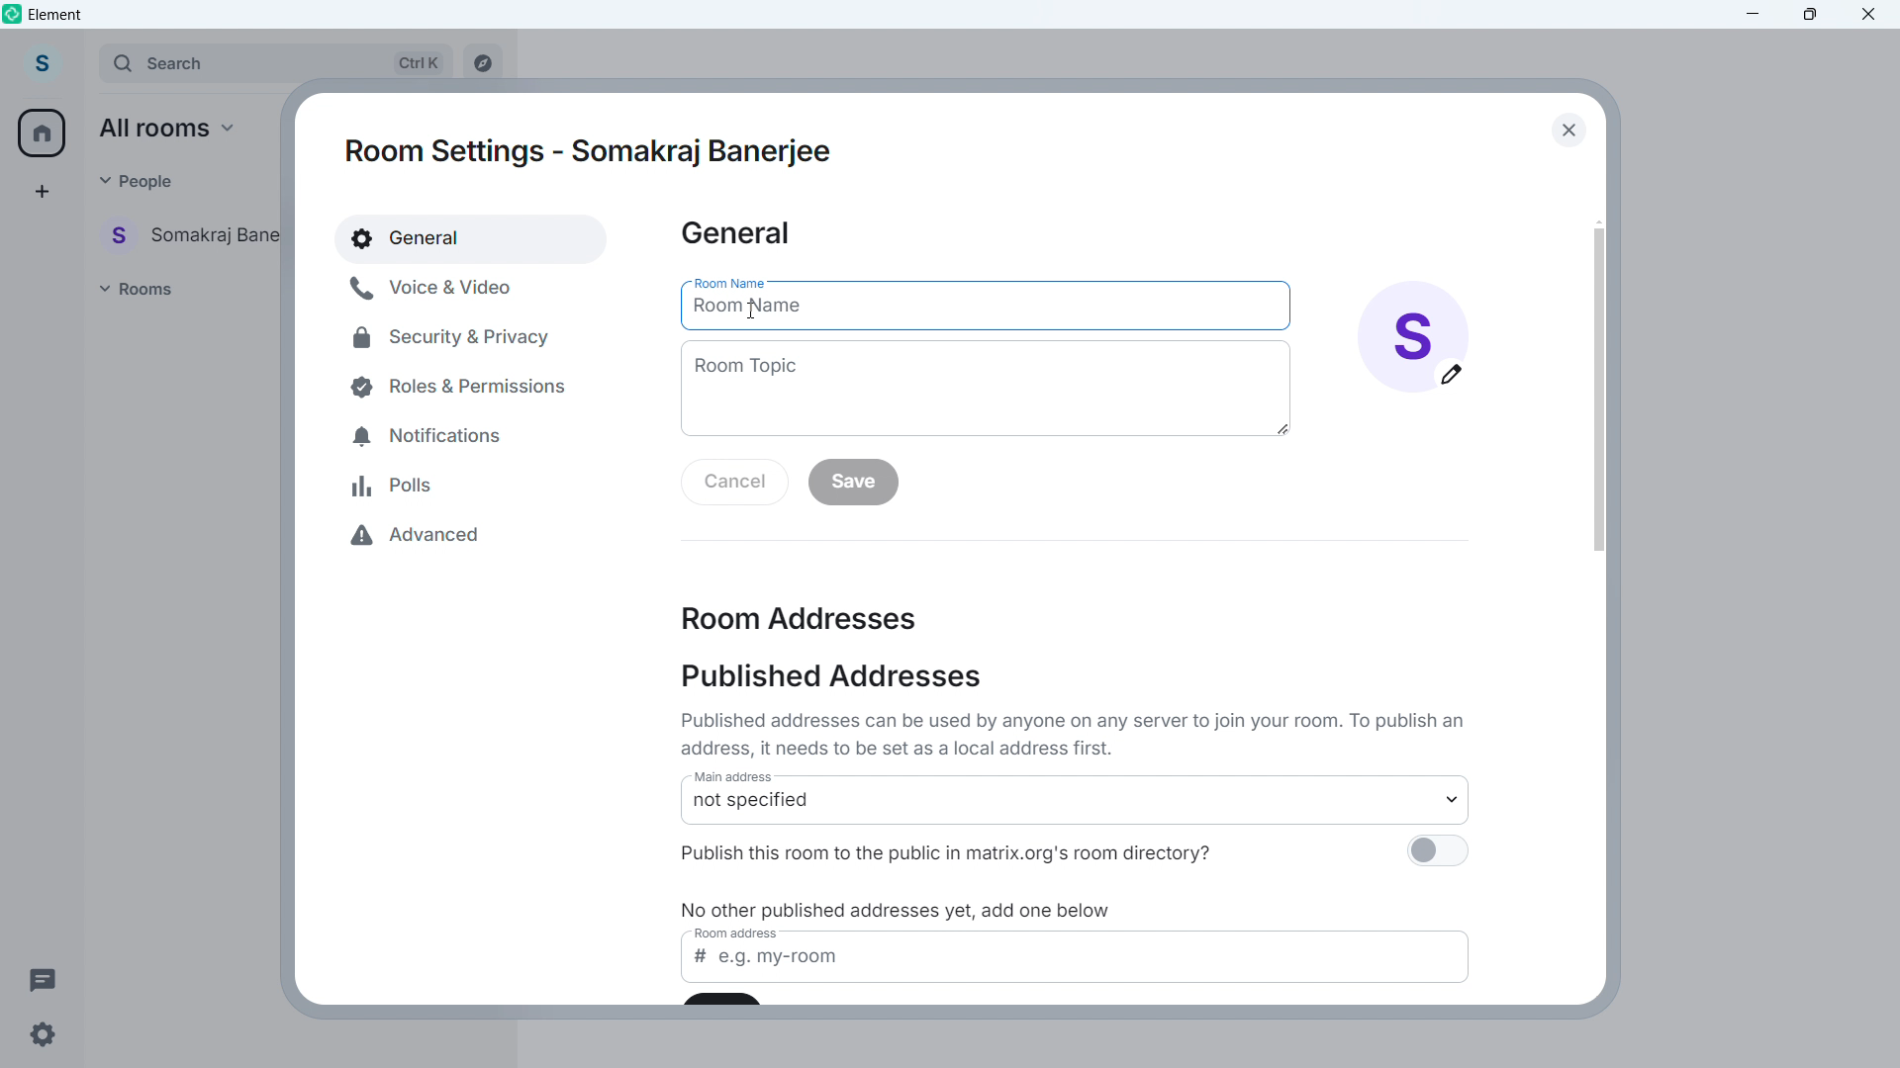 This screenshot has width=1900, height=1068. I want to click on element, so click(55, 14).